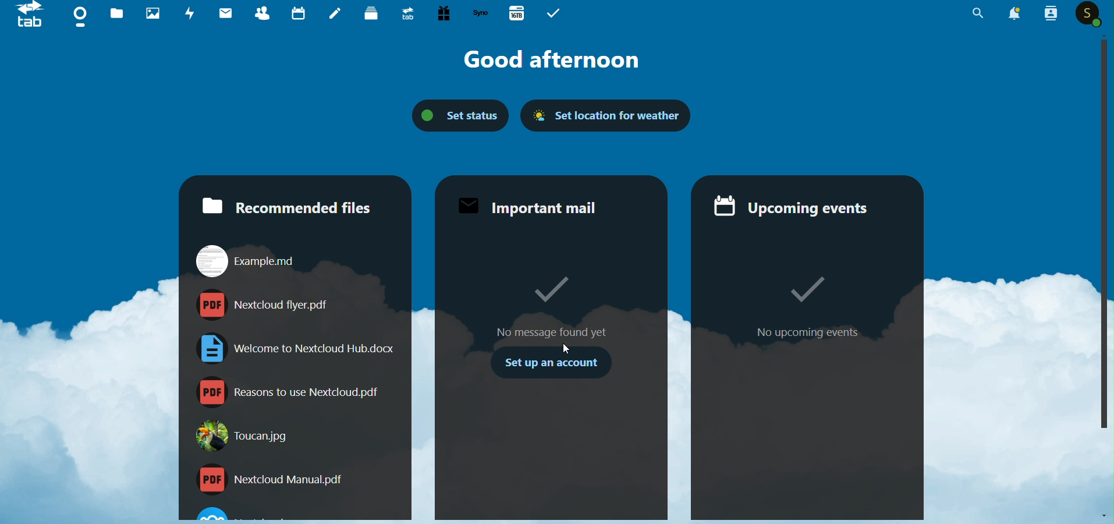  I want to click on Calendar, so click(296, 13).